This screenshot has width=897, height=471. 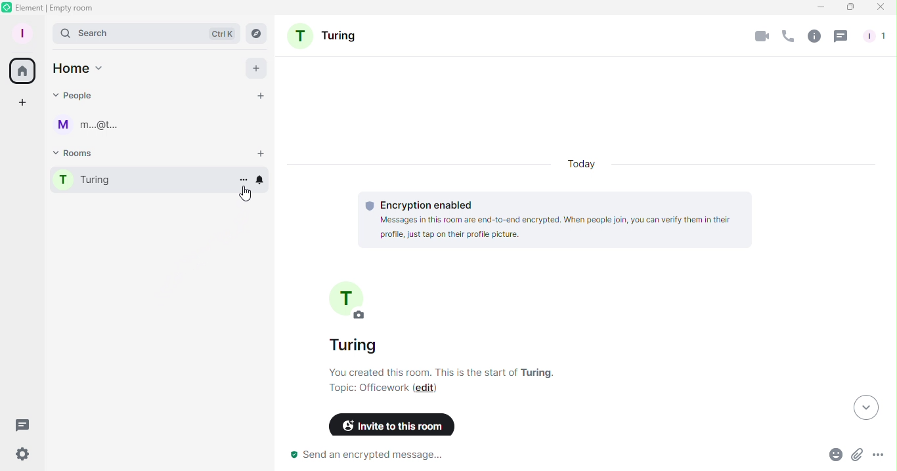 I want to click on People, so click(x=75, y=96).